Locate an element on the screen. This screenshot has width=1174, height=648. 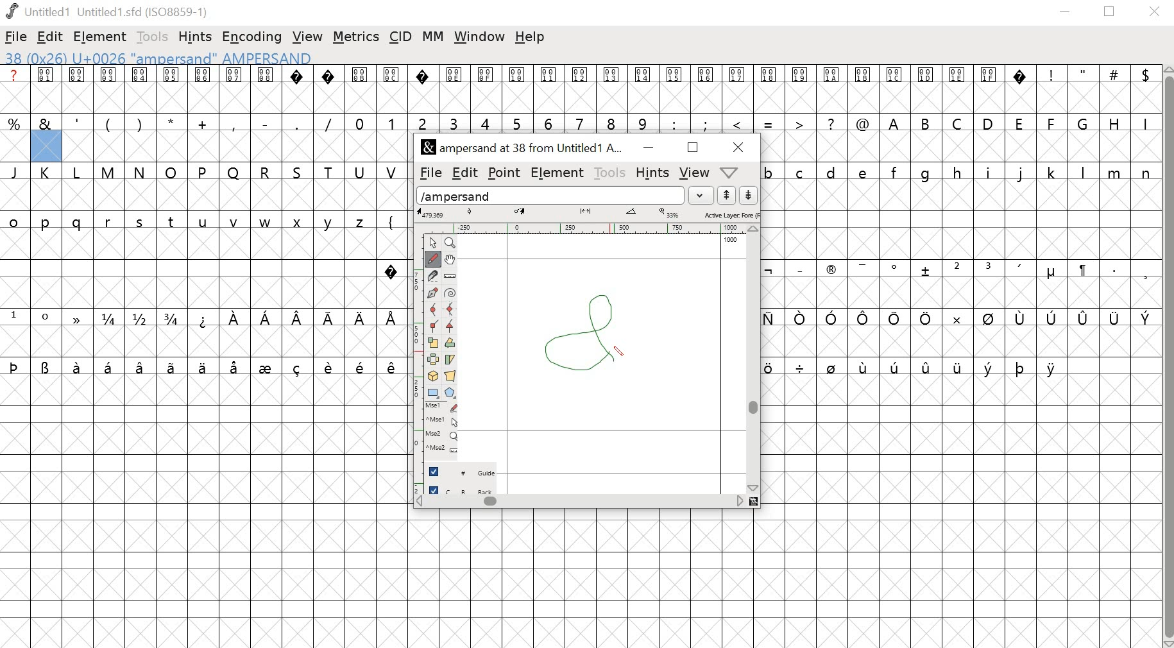
symbol is located at coordinates (863, 268).